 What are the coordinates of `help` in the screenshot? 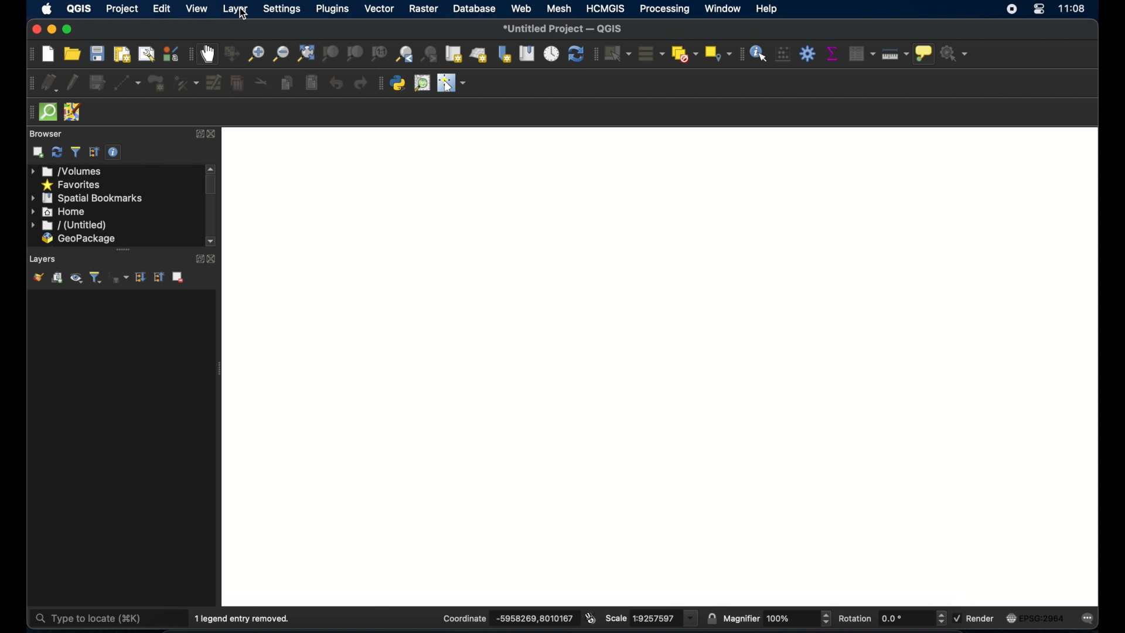 It's located at (768, 9).